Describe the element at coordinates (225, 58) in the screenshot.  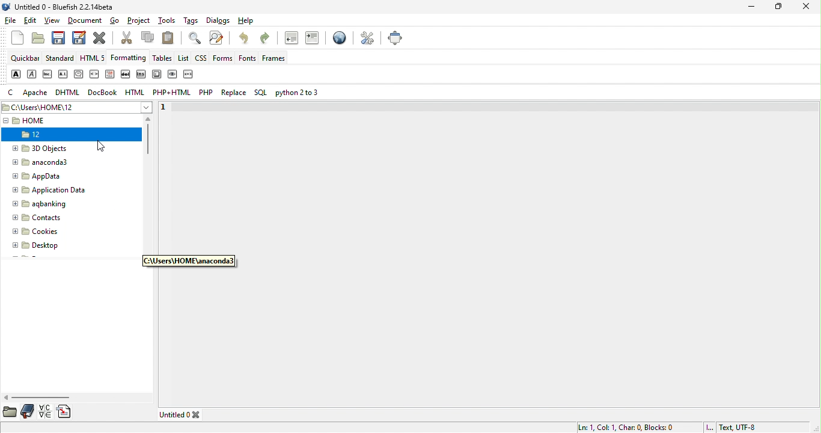
I see `forms` at that location.